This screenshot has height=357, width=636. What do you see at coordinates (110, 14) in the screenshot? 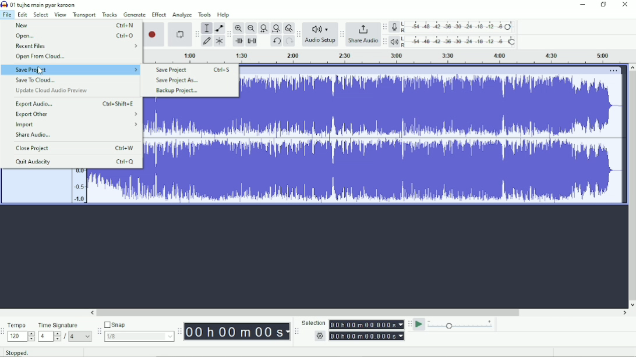
I see `Tracks` at bounding box center [110, 14].